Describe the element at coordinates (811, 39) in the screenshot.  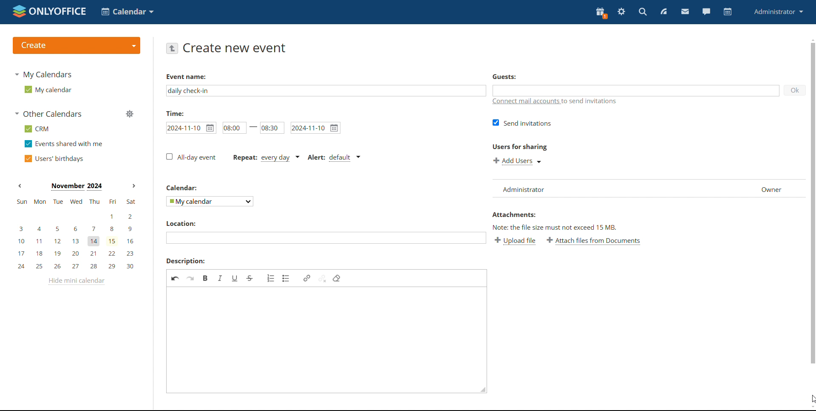
I see `scroll up` at that location.